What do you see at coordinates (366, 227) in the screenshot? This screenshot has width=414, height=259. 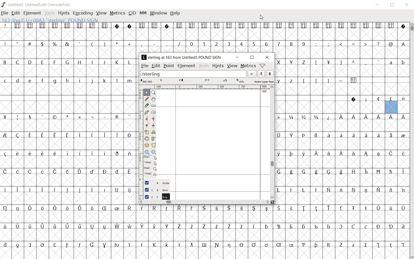 I see `Symbol` at bounding box center [366, 227].